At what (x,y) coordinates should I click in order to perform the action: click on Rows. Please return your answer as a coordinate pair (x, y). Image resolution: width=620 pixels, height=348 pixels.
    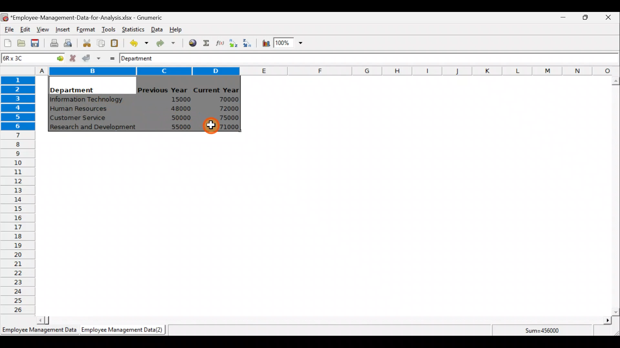
    Looking at the image, I should click on (18, 194).